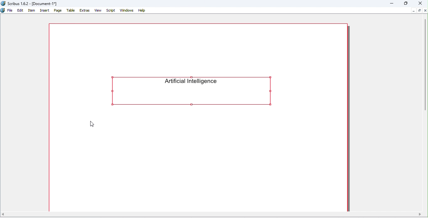  What do you see at coordinates (111, 10) in the screenshot?
I see `Script` at bounding box center [111, 10].